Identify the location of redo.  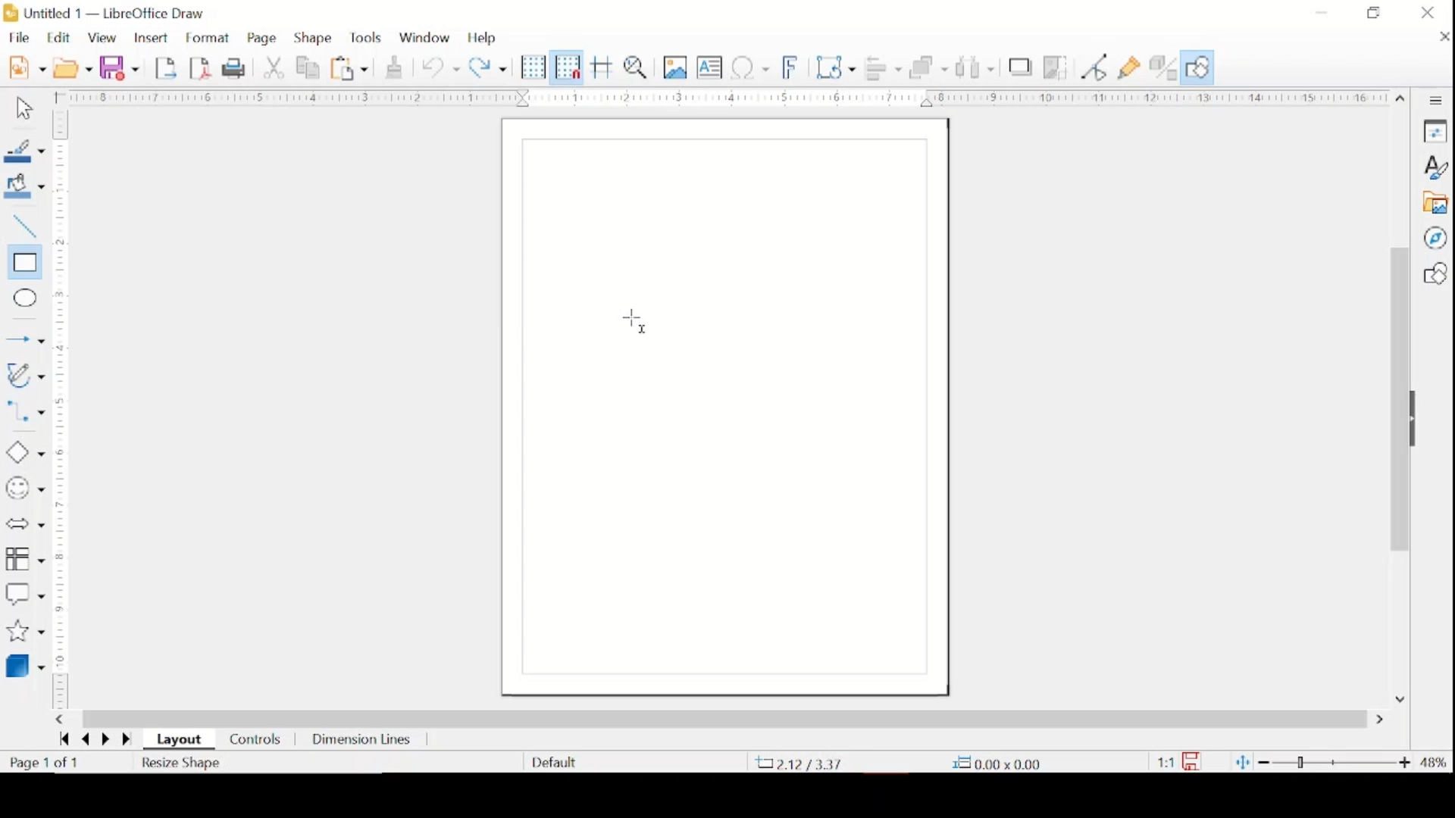
(488, 66).